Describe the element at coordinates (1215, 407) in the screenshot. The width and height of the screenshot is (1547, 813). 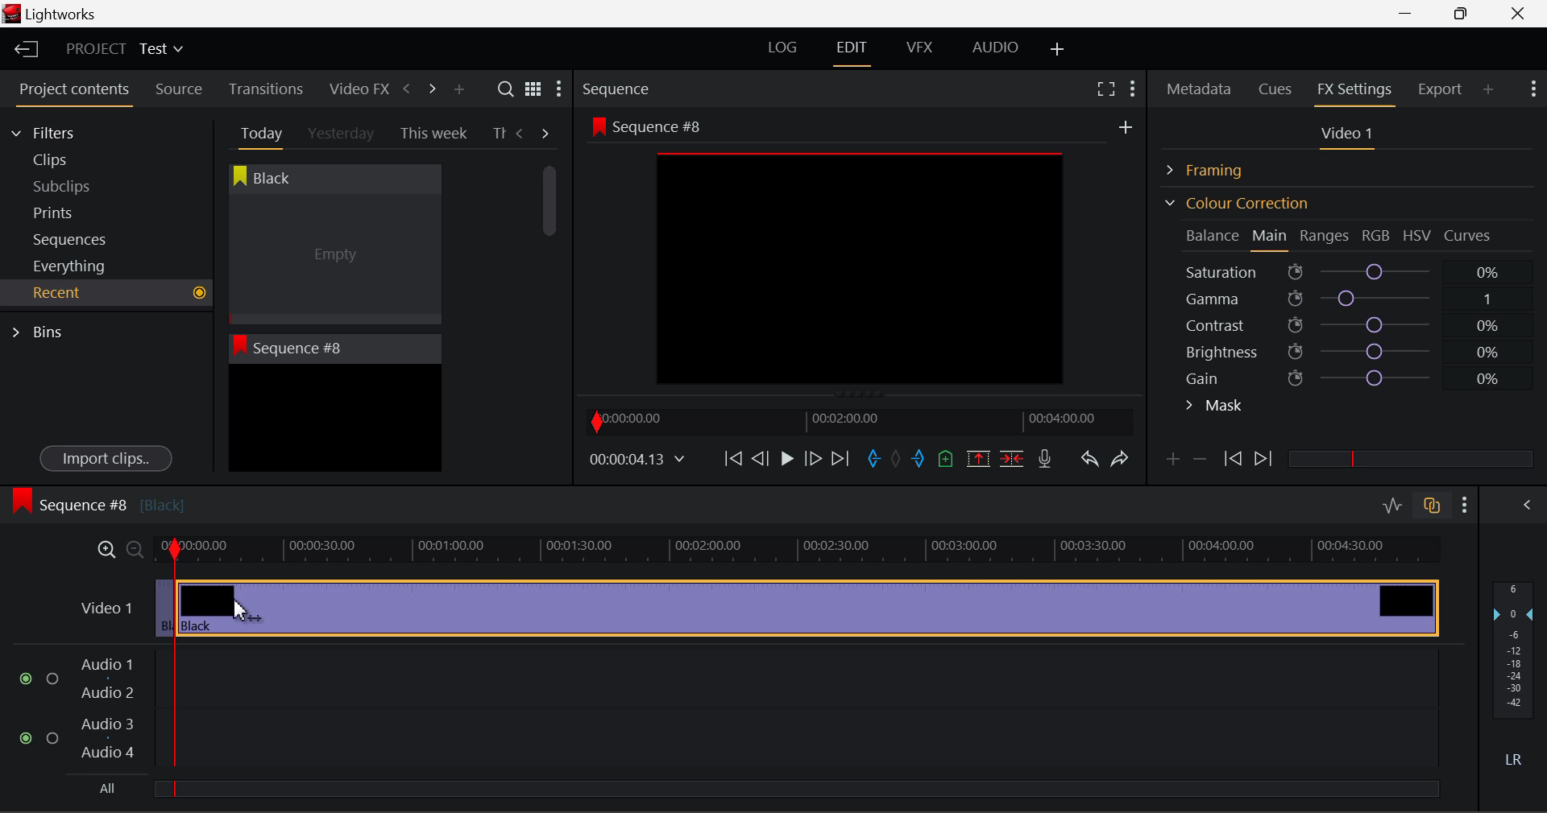
I see `Mask` at that location.